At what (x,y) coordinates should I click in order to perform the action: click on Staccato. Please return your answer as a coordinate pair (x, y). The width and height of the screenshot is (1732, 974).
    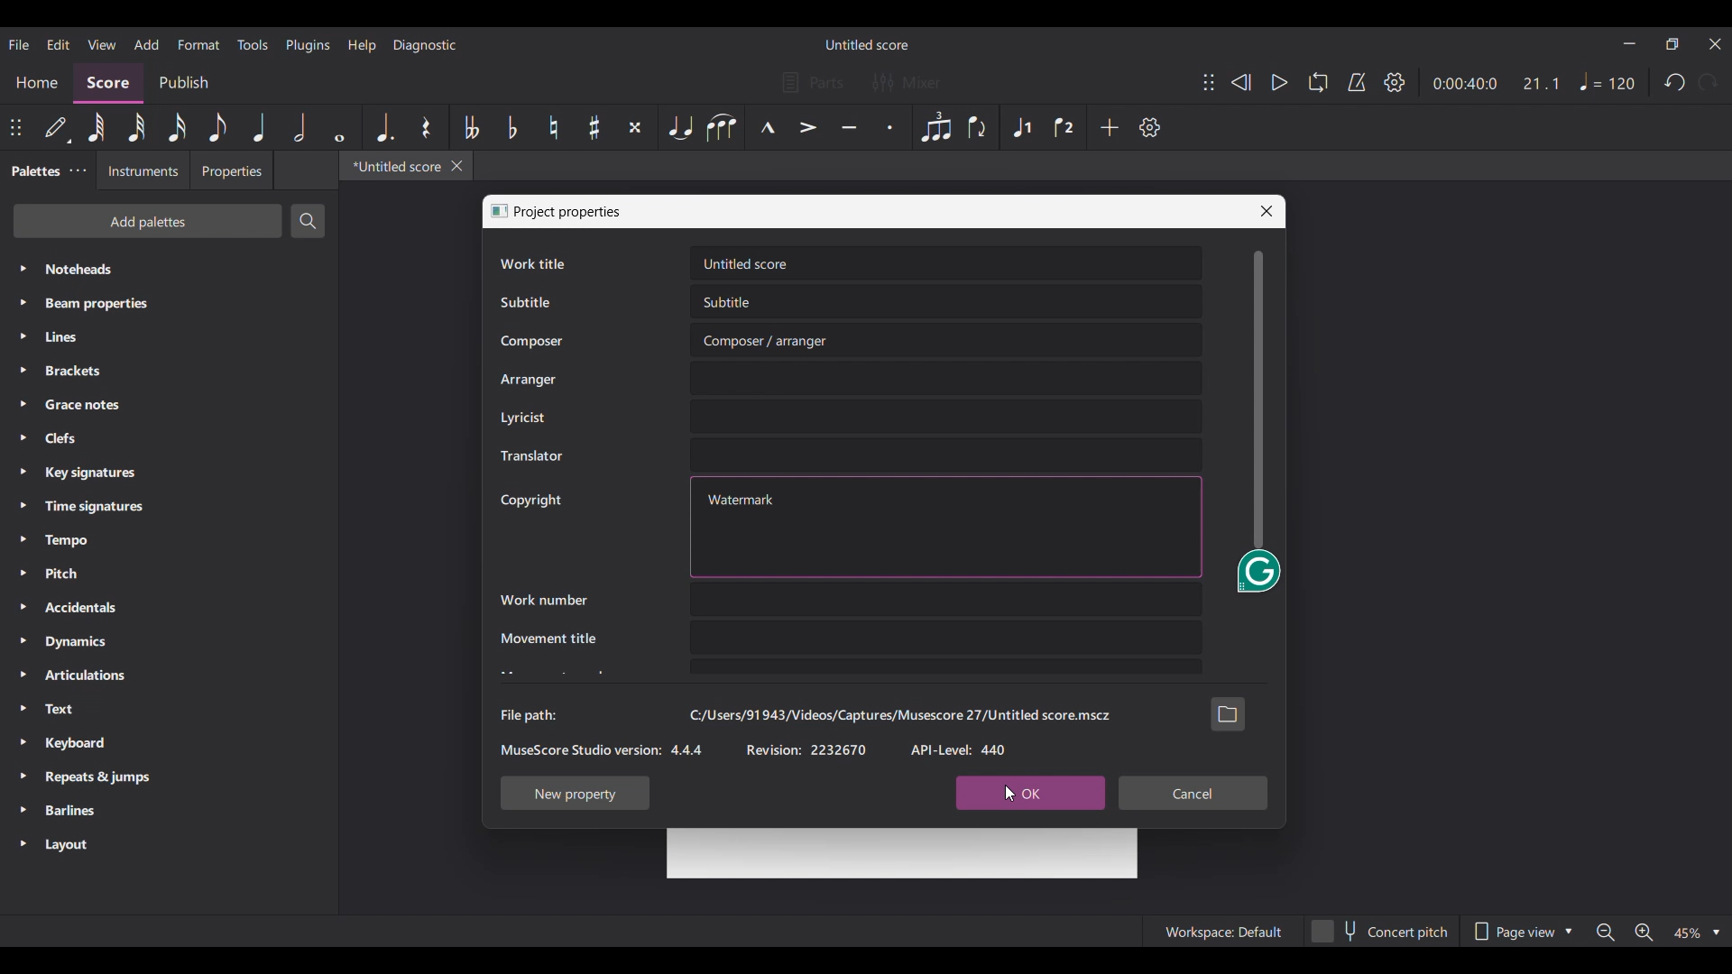
    Looking at the image, I should click on (890, 127).